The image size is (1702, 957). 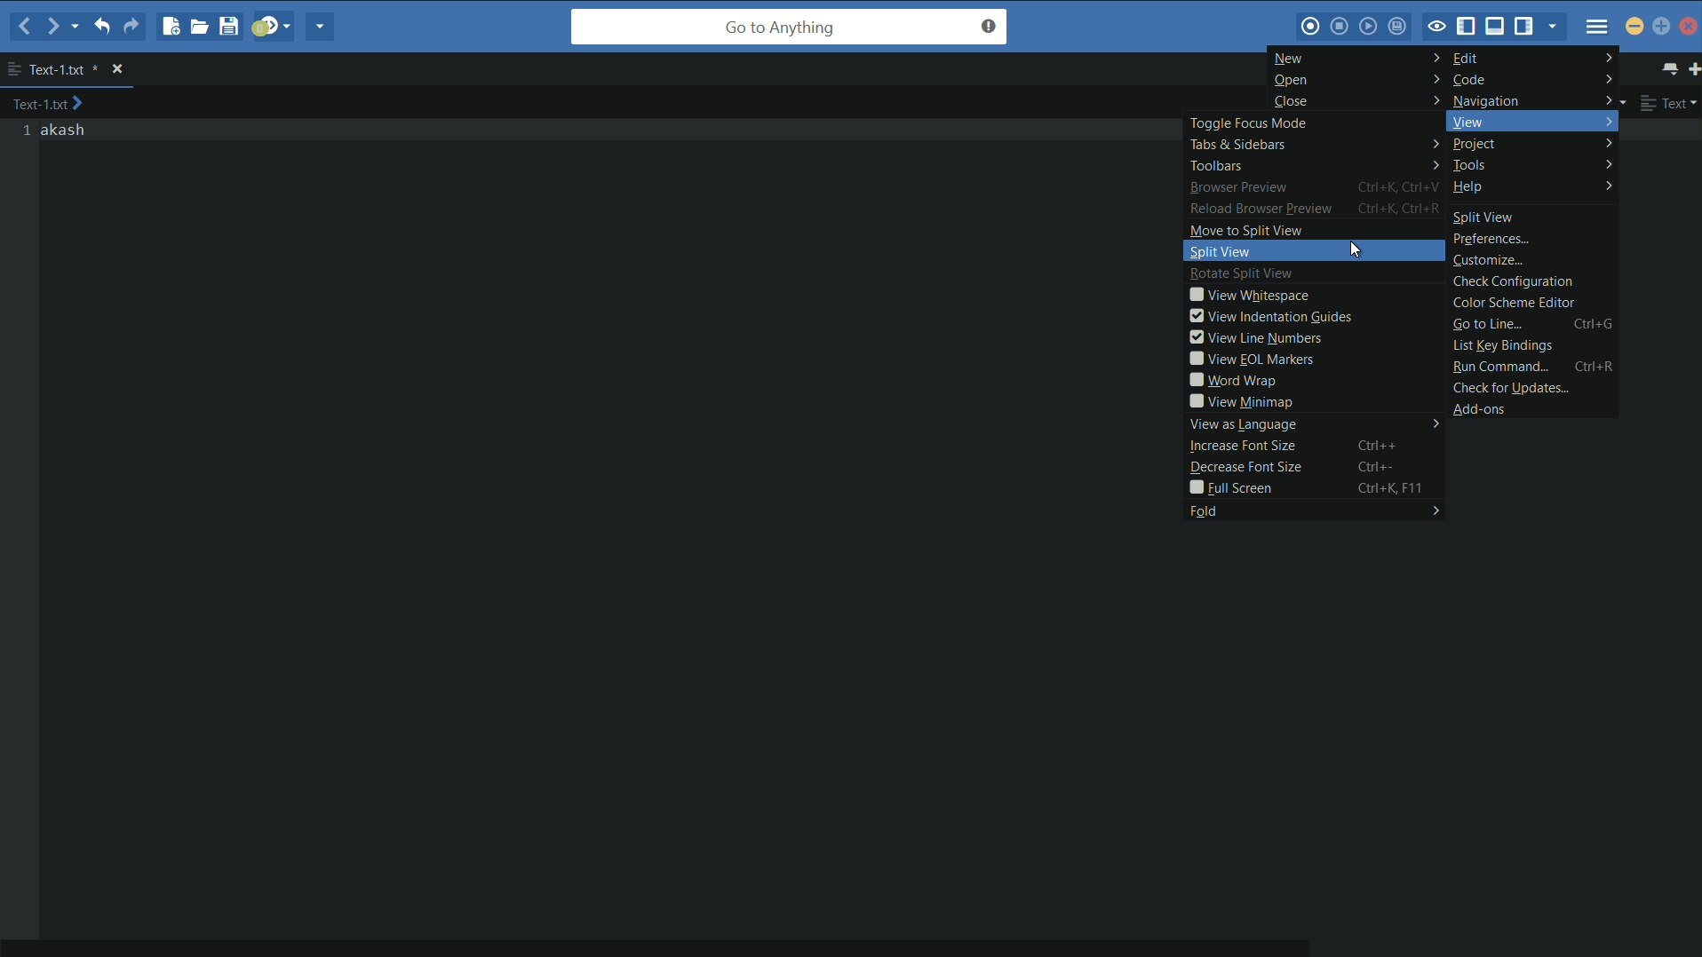 I want to click on go to anything search bar, so click(x=790, y=27).